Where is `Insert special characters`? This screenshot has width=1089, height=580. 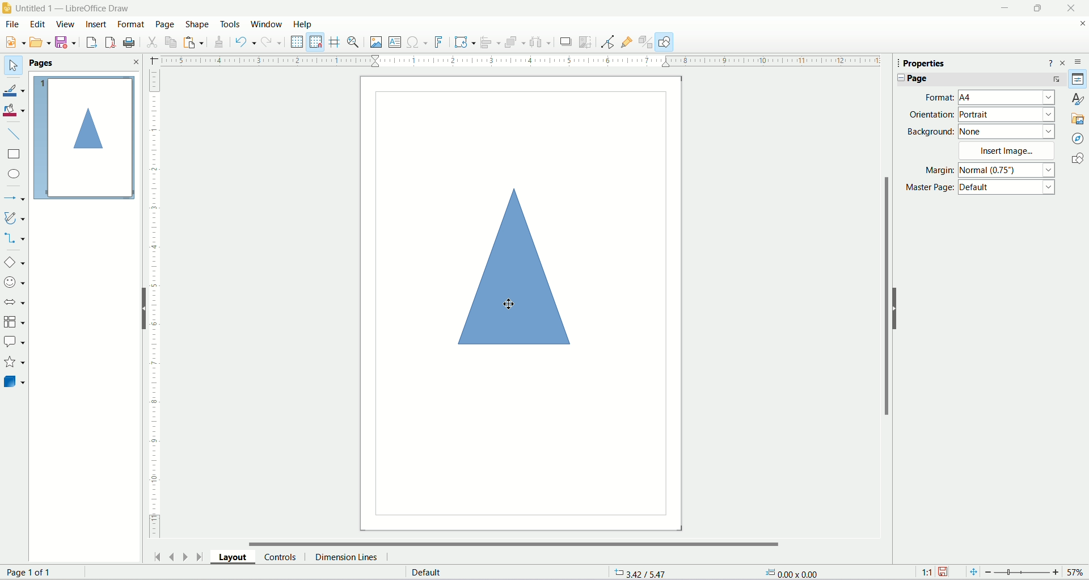
Insert special characters is located at coordinates (417, 41).